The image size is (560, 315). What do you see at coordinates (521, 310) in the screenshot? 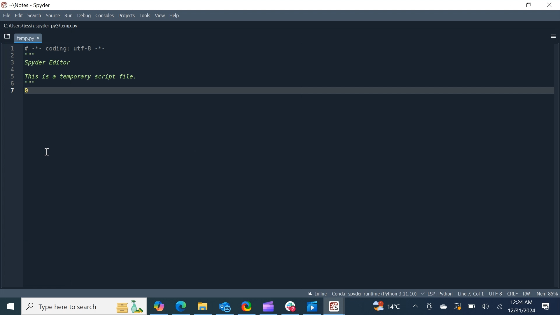
I see `12/31/2024` at bounding box center [521, 310].